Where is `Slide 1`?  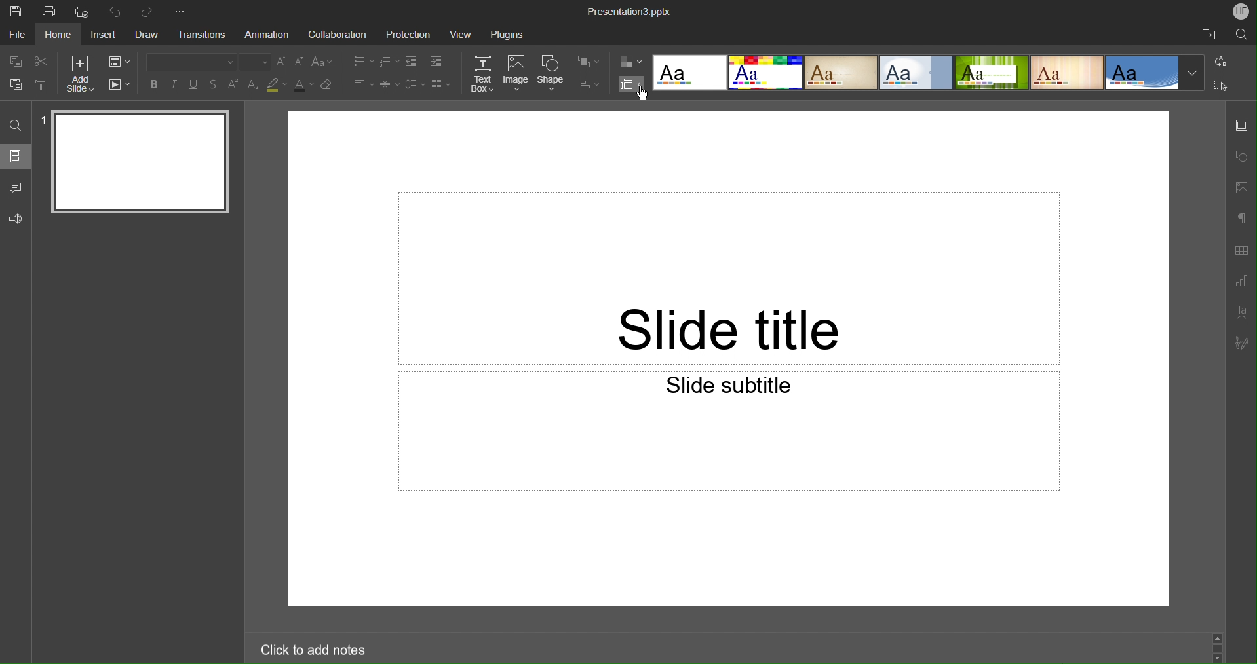
Slide 1 is located at coordinates (136, 163).